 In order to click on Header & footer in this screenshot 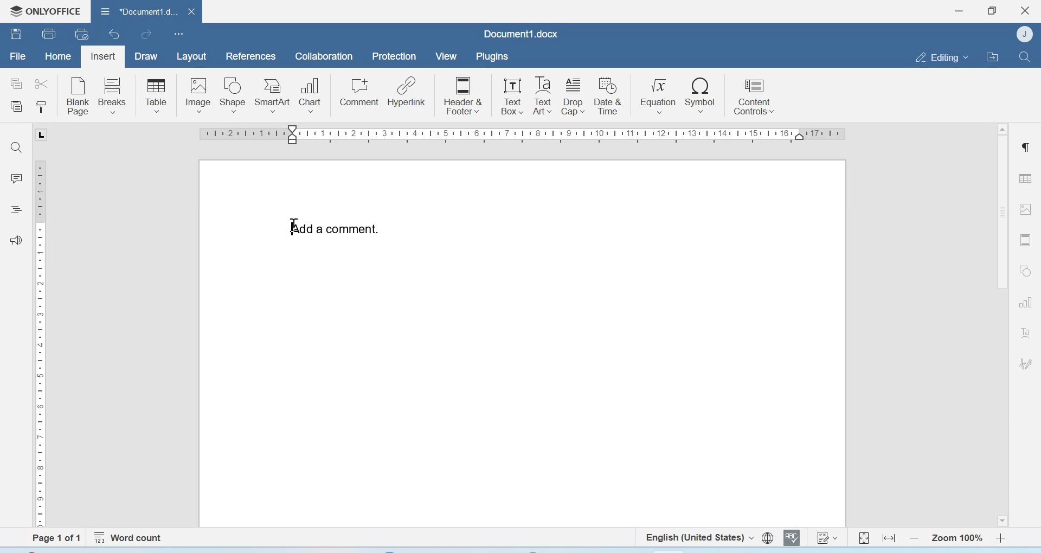, I will do `click(1026, 240)`.